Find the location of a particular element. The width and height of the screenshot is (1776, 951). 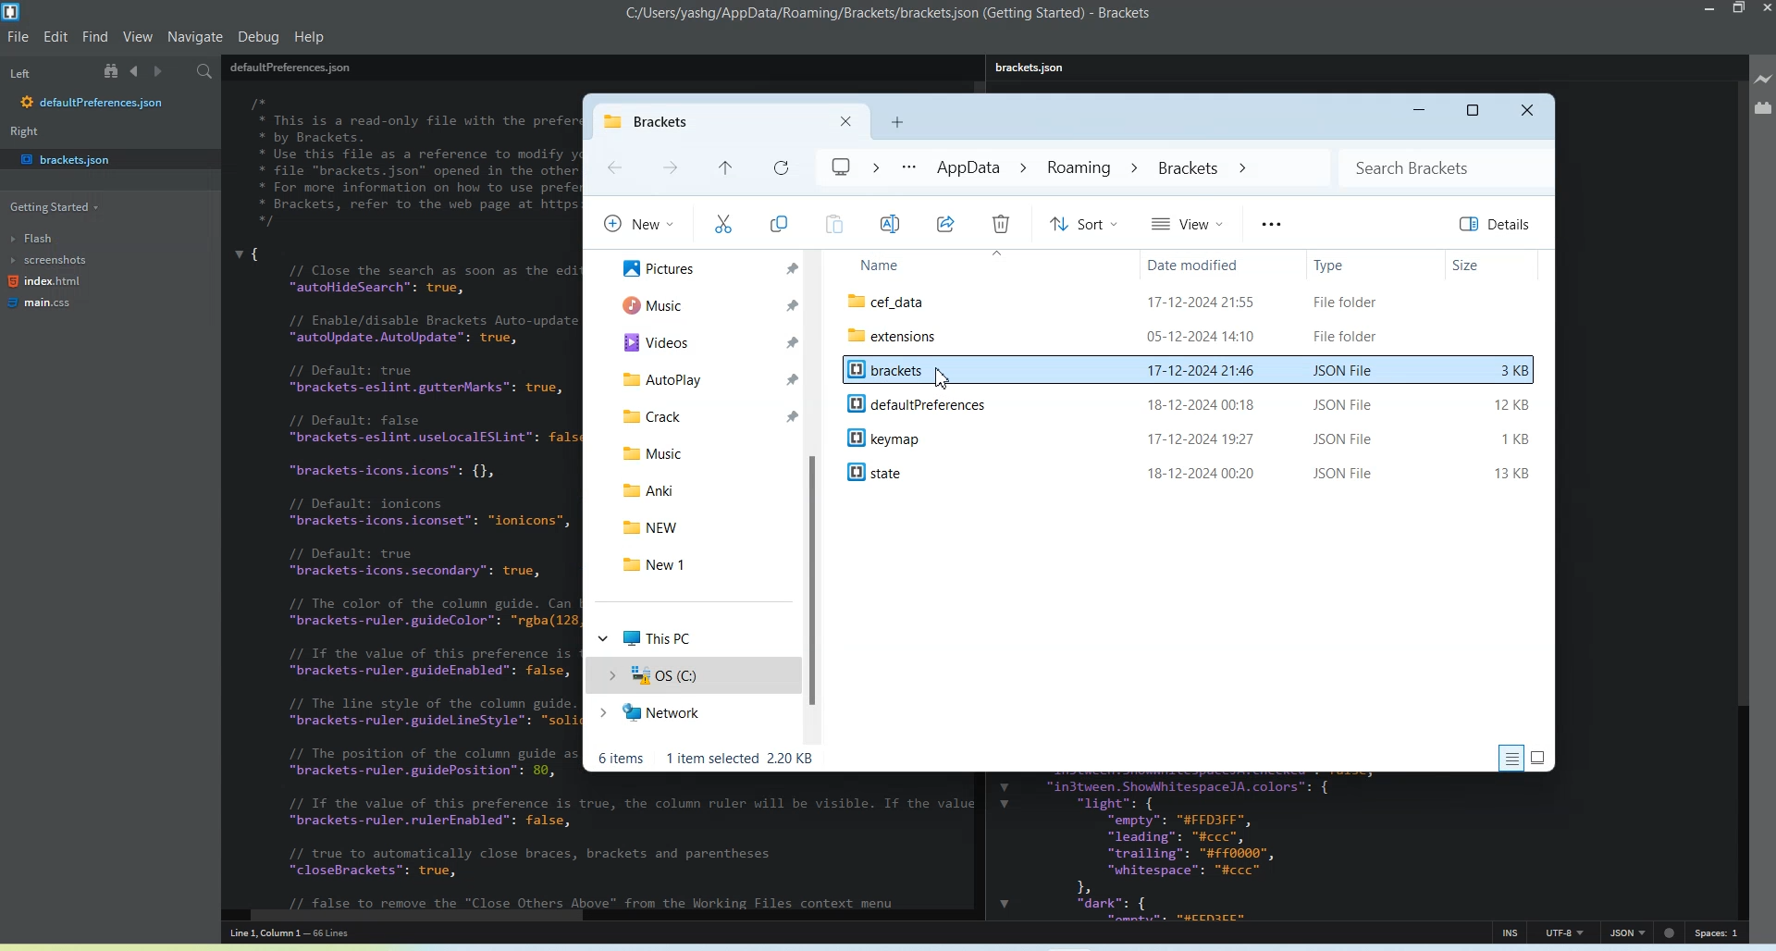

Show in file tree is located at coordinates (114, 71).